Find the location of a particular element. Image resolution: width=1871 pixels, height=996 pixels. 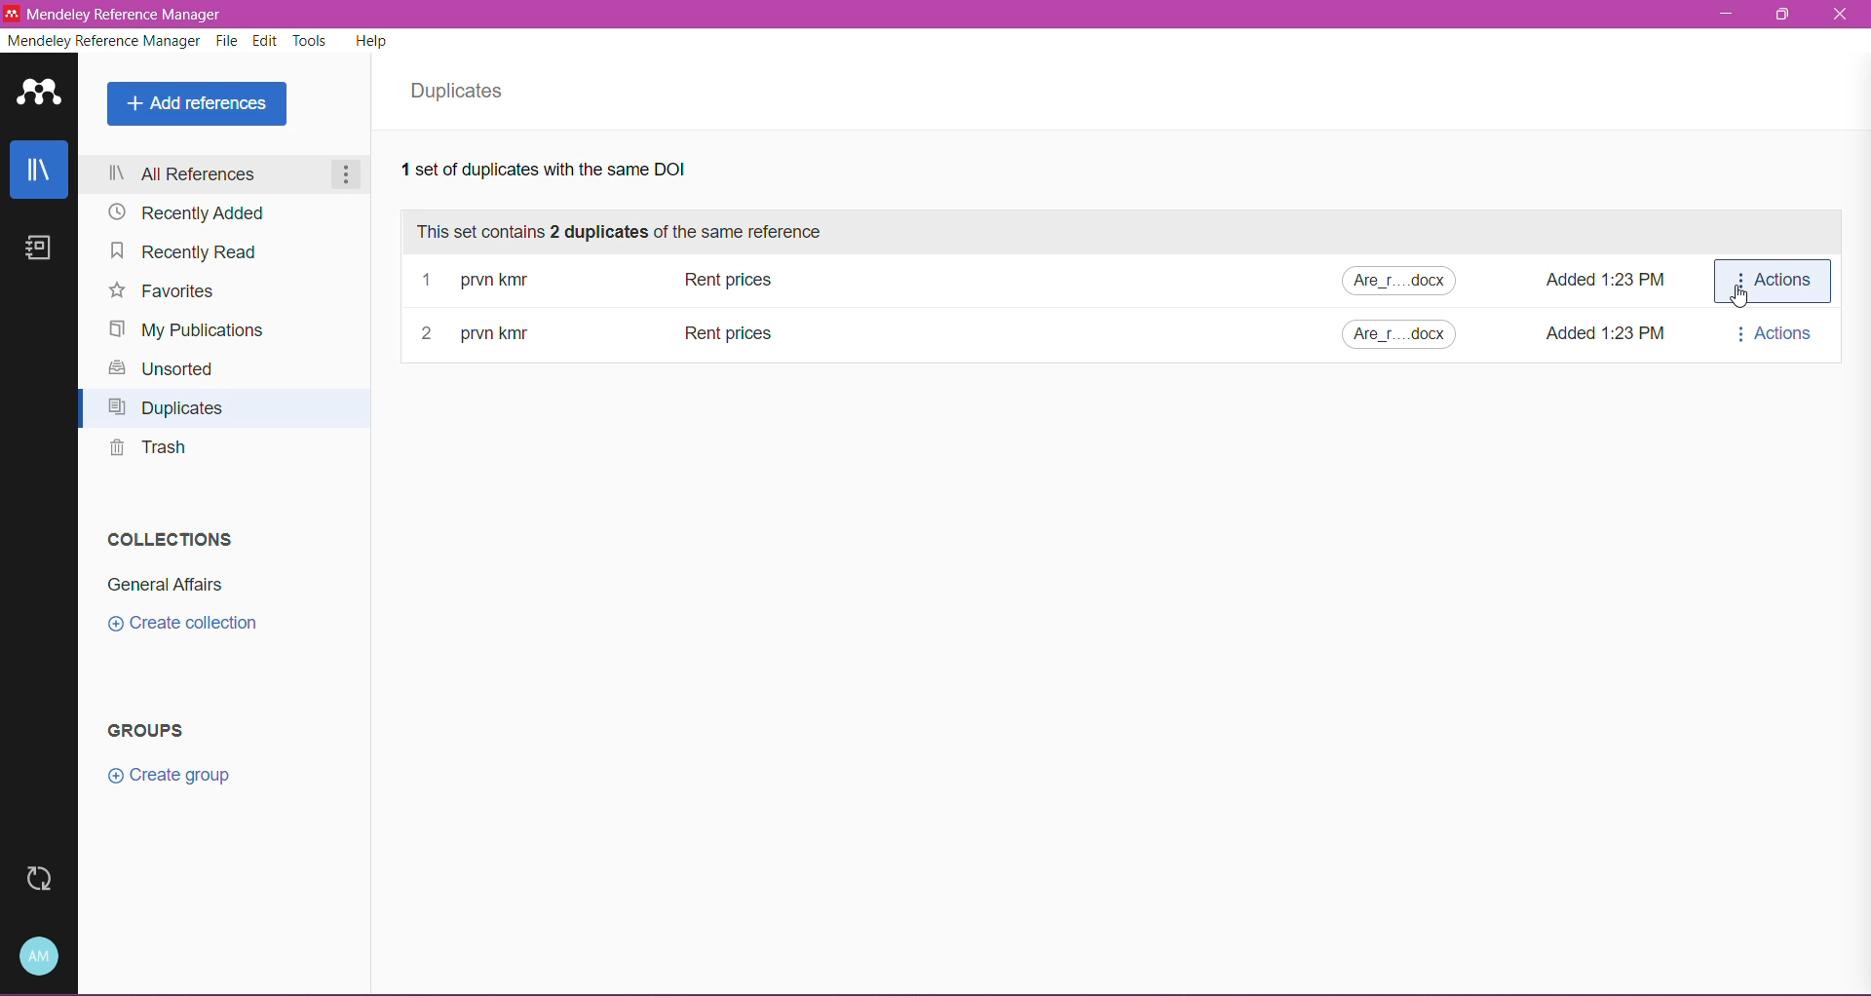

Added time is located at coordinates (1603, 281).